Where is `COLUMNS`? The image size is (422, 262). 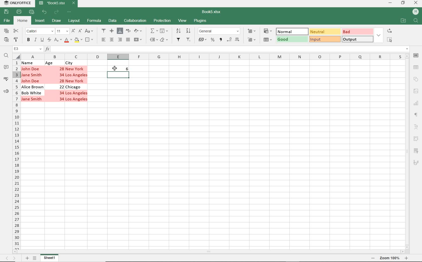
COLUMNS is located at coordinates (212, 56).